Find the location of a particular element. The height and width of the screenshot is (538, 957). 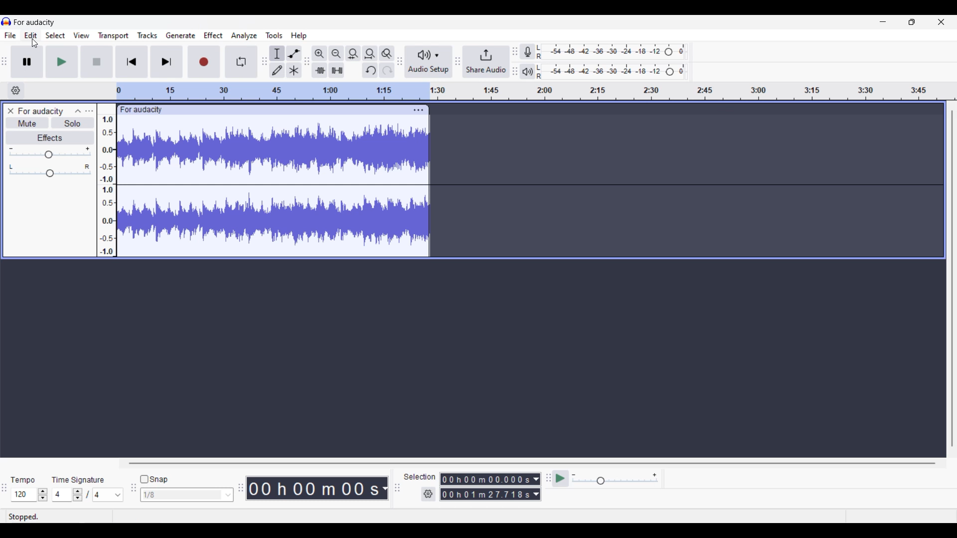

Track name is located at coordinates (41, 111).